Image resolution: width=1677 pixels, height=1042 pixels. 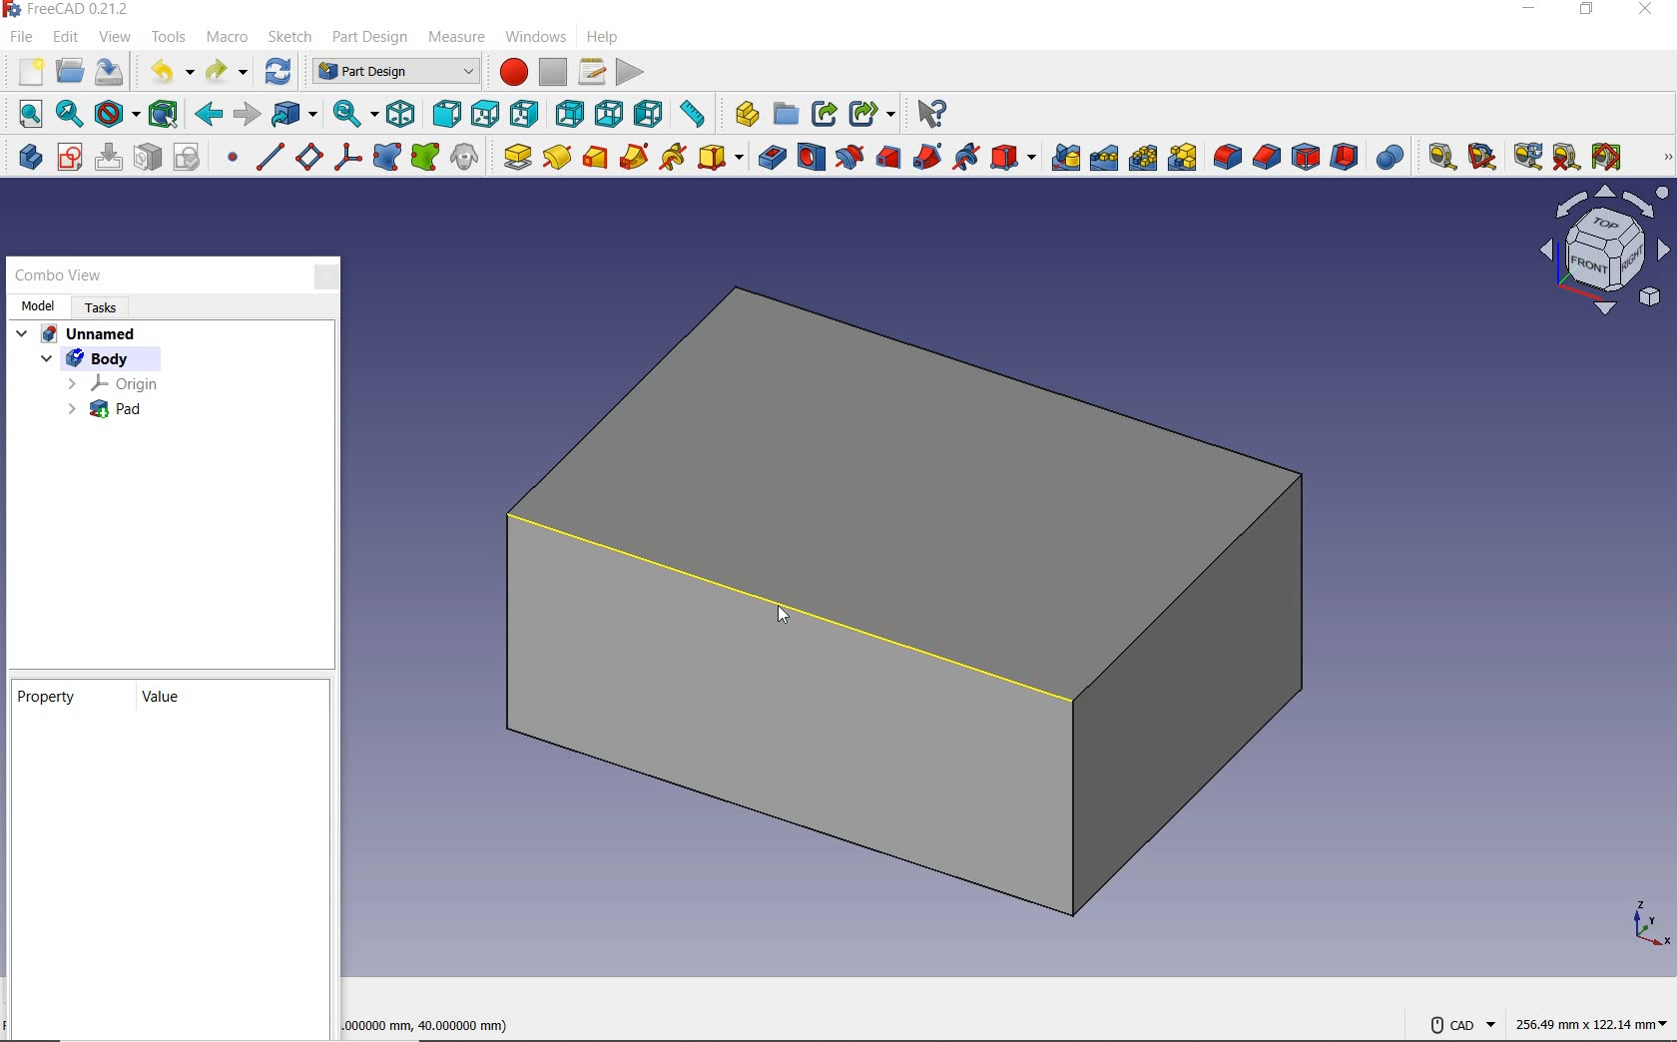 What do you see at coordinates (1484, 157) in the screenshot?
I see `measure angular` at bounding box center [1484, 157].